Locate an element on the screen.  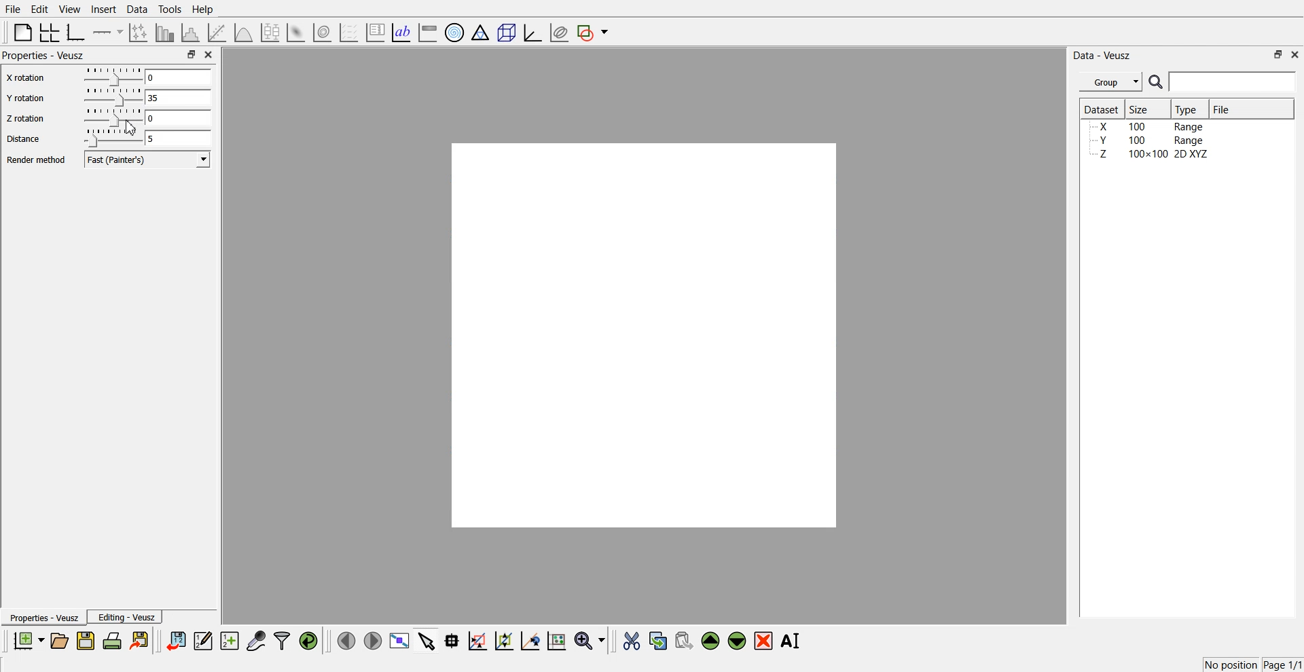
Import dataset from veusz is located at coordinates (176, 640).